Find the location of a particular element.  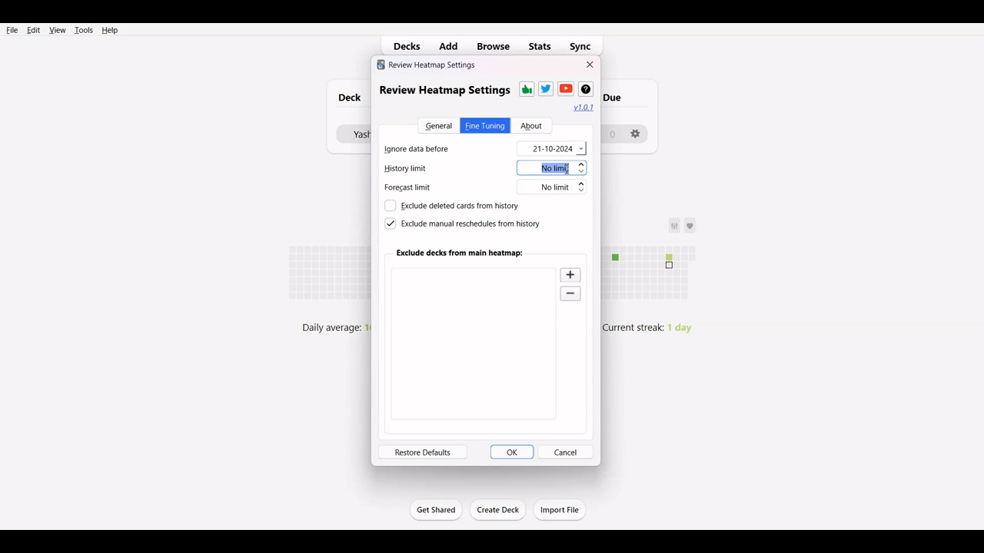

Exclude manual reschedule from history is located at coordinates (461, 224).